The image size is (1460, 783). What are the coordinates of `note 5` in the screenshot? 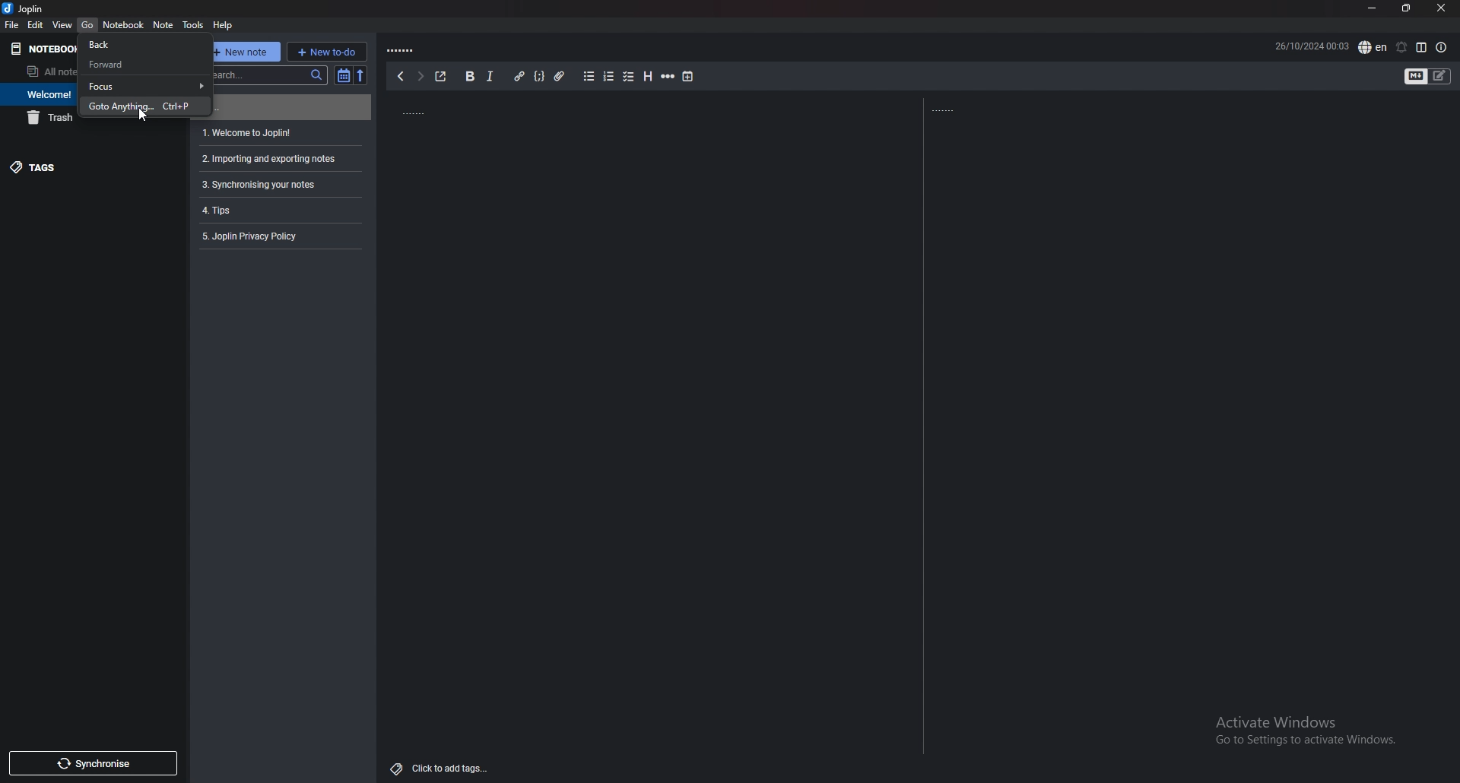 It's located at (278, 210).